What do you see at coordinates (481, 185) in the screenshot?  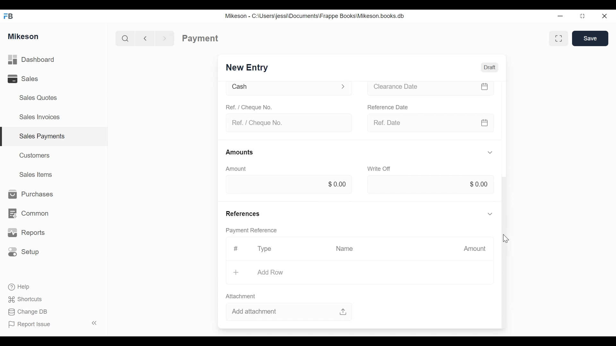 I see `$ 0.00` at bounding box center [481, 185].